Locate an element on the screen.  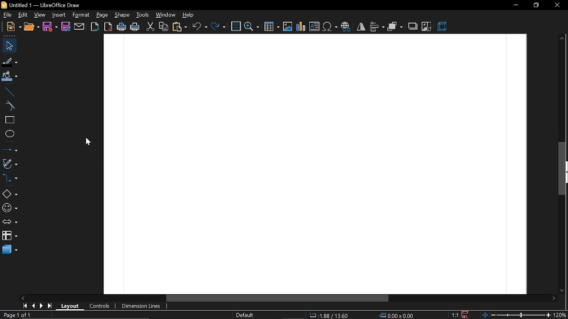
view is located at coordinates (39, 15).